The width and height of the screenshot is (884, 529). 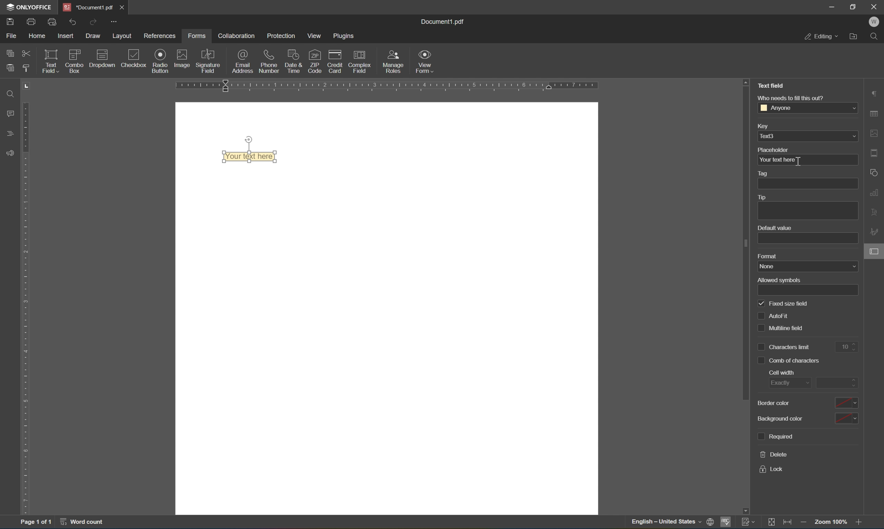 I want to click on placeholder, so click(x=774, y=150).